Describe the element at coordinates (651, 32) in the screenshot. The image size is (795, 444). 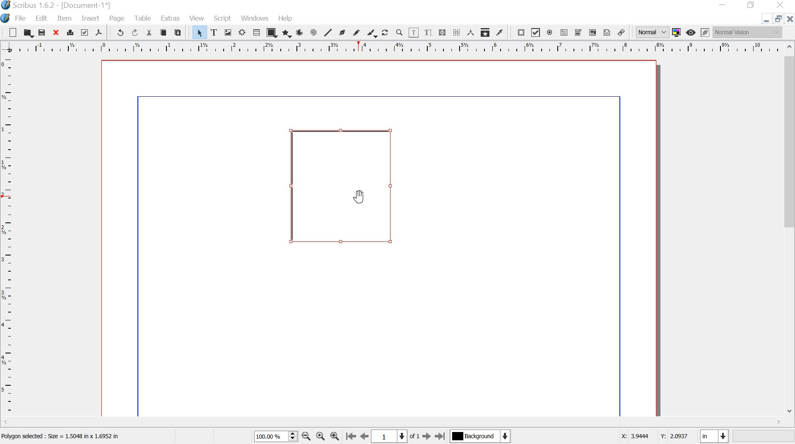
I see `normal` at that location.